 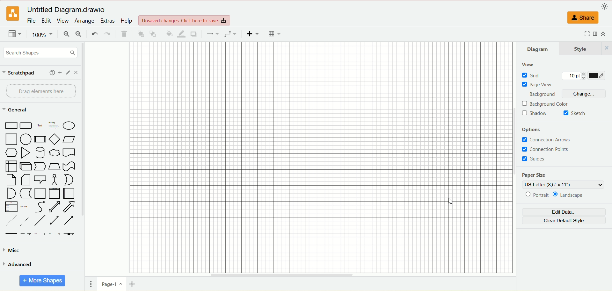 What do you see at coordinates (449, 202) in the screenshot?
I see `cursor` at bounding box center [449, 202].